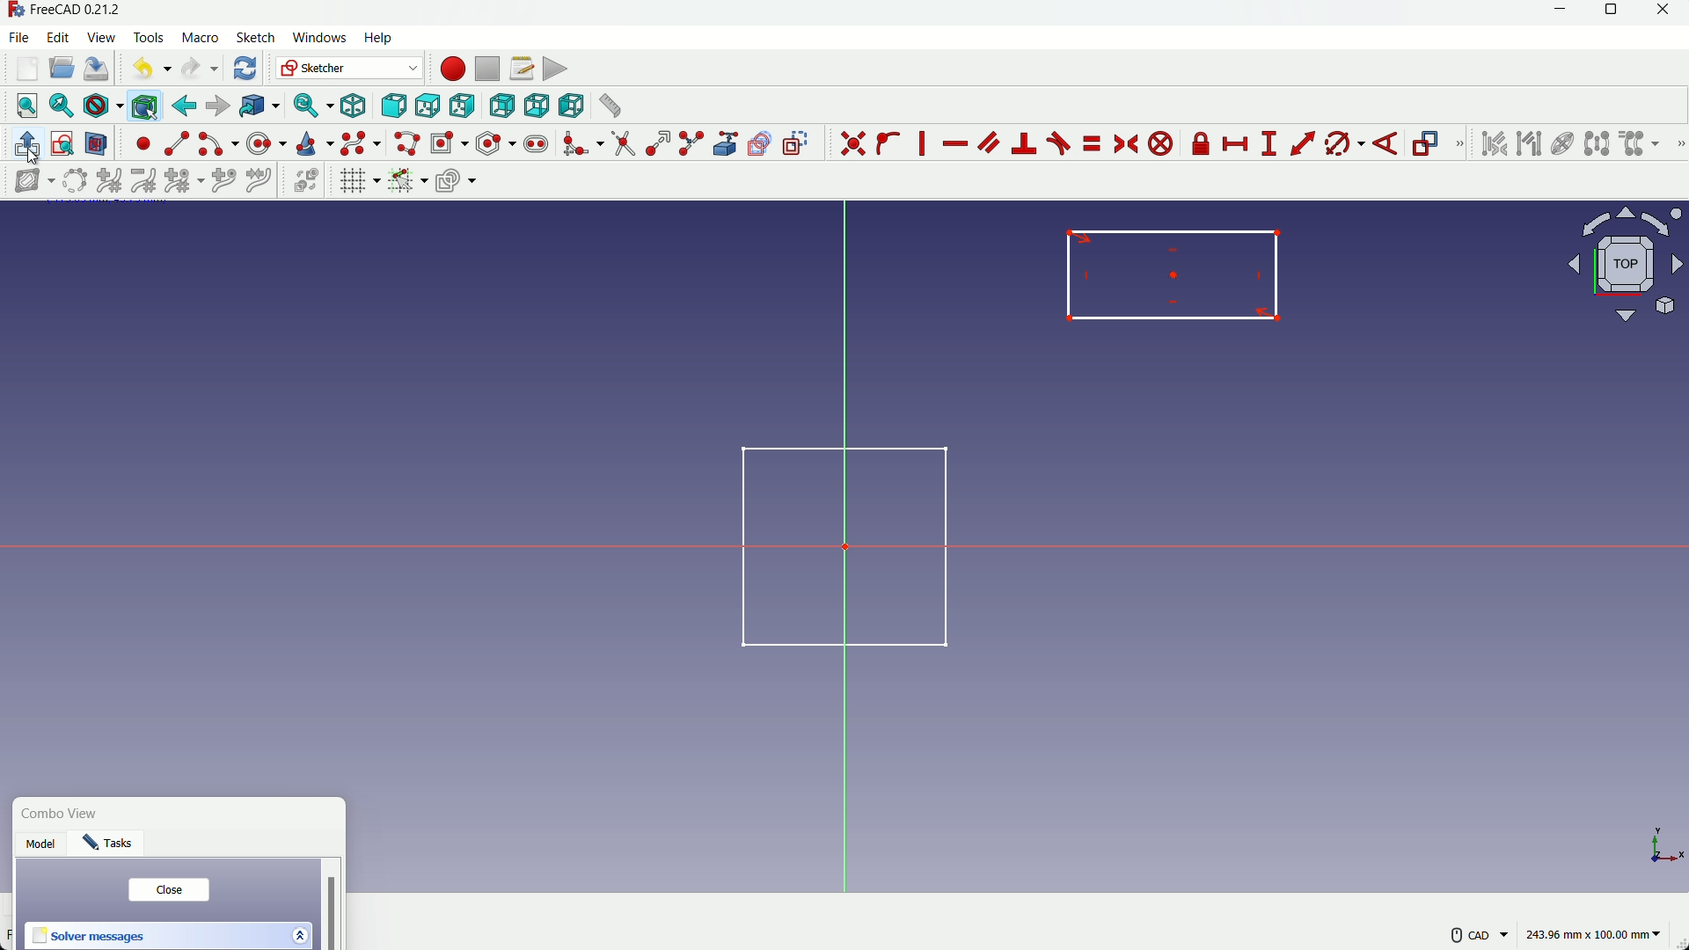  I want to click on more settings, so click(1480, 935).